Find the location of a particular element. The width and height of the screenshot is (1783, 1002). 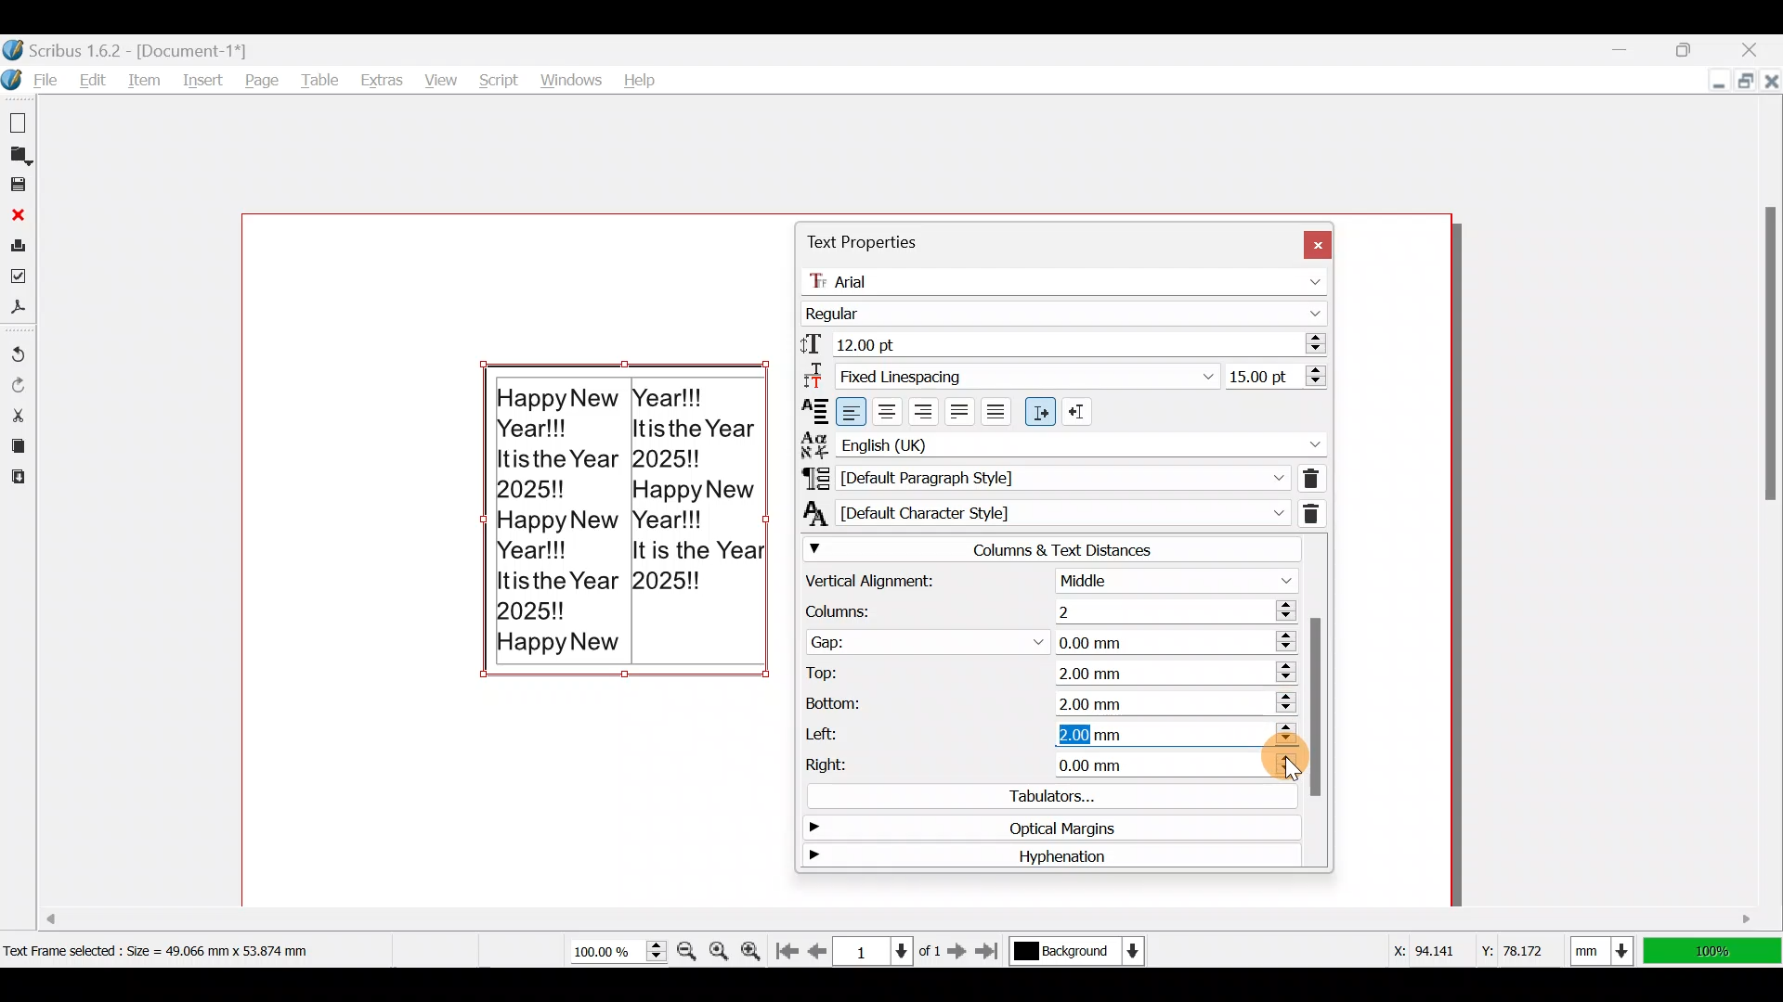

Left to right paragraph is located at coordinates (1040, 412).